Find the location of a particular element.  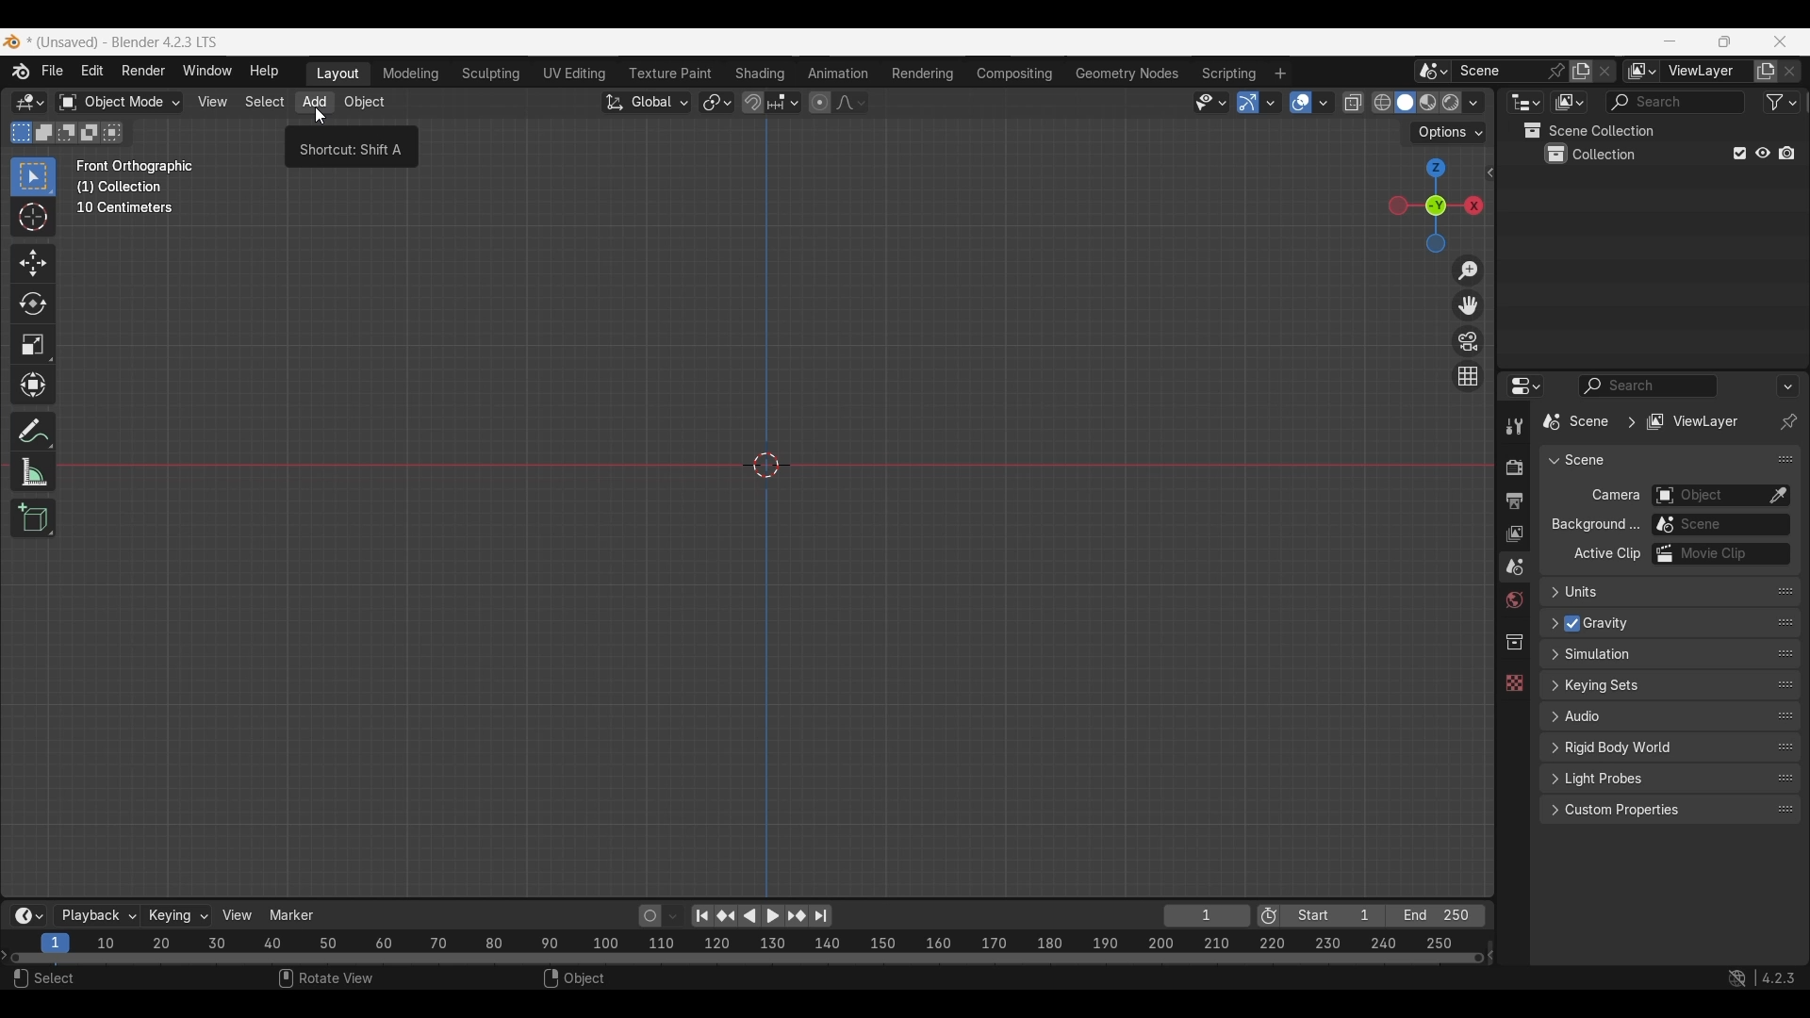

Playback is located at coordinates (98, 916).